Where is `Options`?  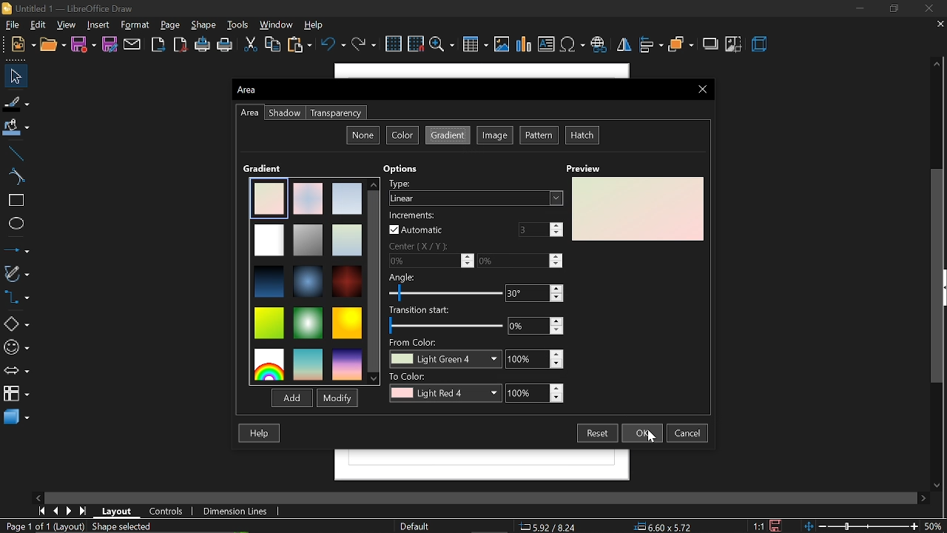
Options is located at coordinates (401, 169).